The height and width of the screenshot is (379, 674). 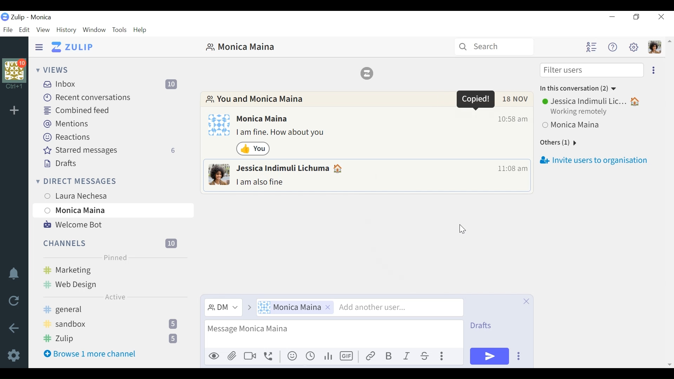 I want to click on I am also fine, so click(x=262, y=182).